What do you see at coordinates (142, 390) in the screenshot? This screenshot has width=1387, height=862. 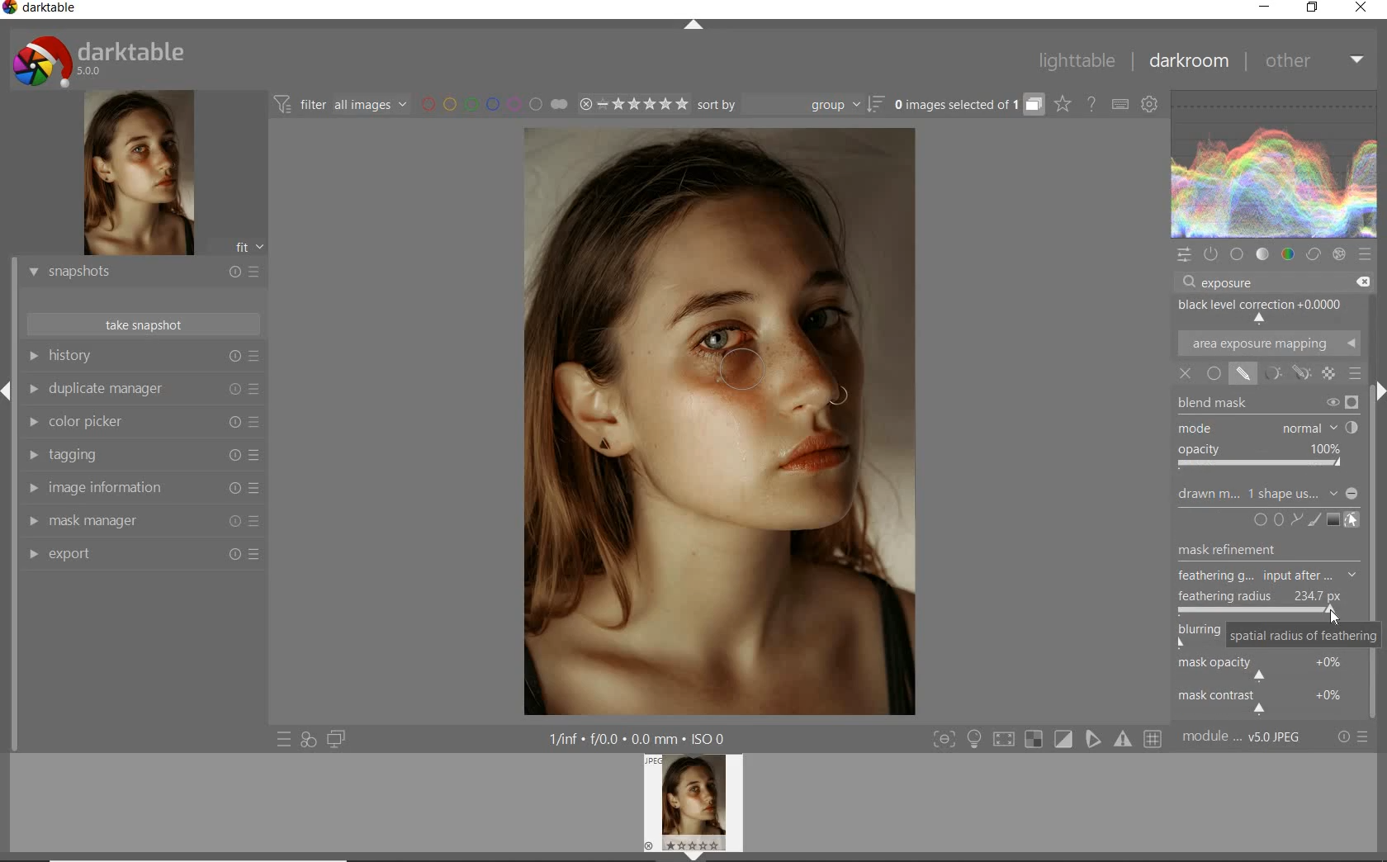 I see `duplicate manager` at bounding box center [142, 390].